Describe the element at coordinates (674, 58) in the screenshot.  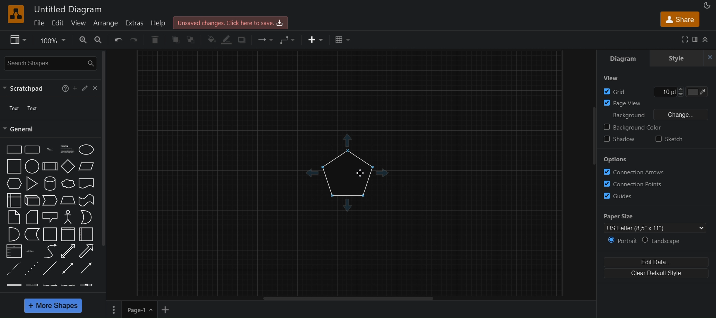
I see `style, current selection` at that location.